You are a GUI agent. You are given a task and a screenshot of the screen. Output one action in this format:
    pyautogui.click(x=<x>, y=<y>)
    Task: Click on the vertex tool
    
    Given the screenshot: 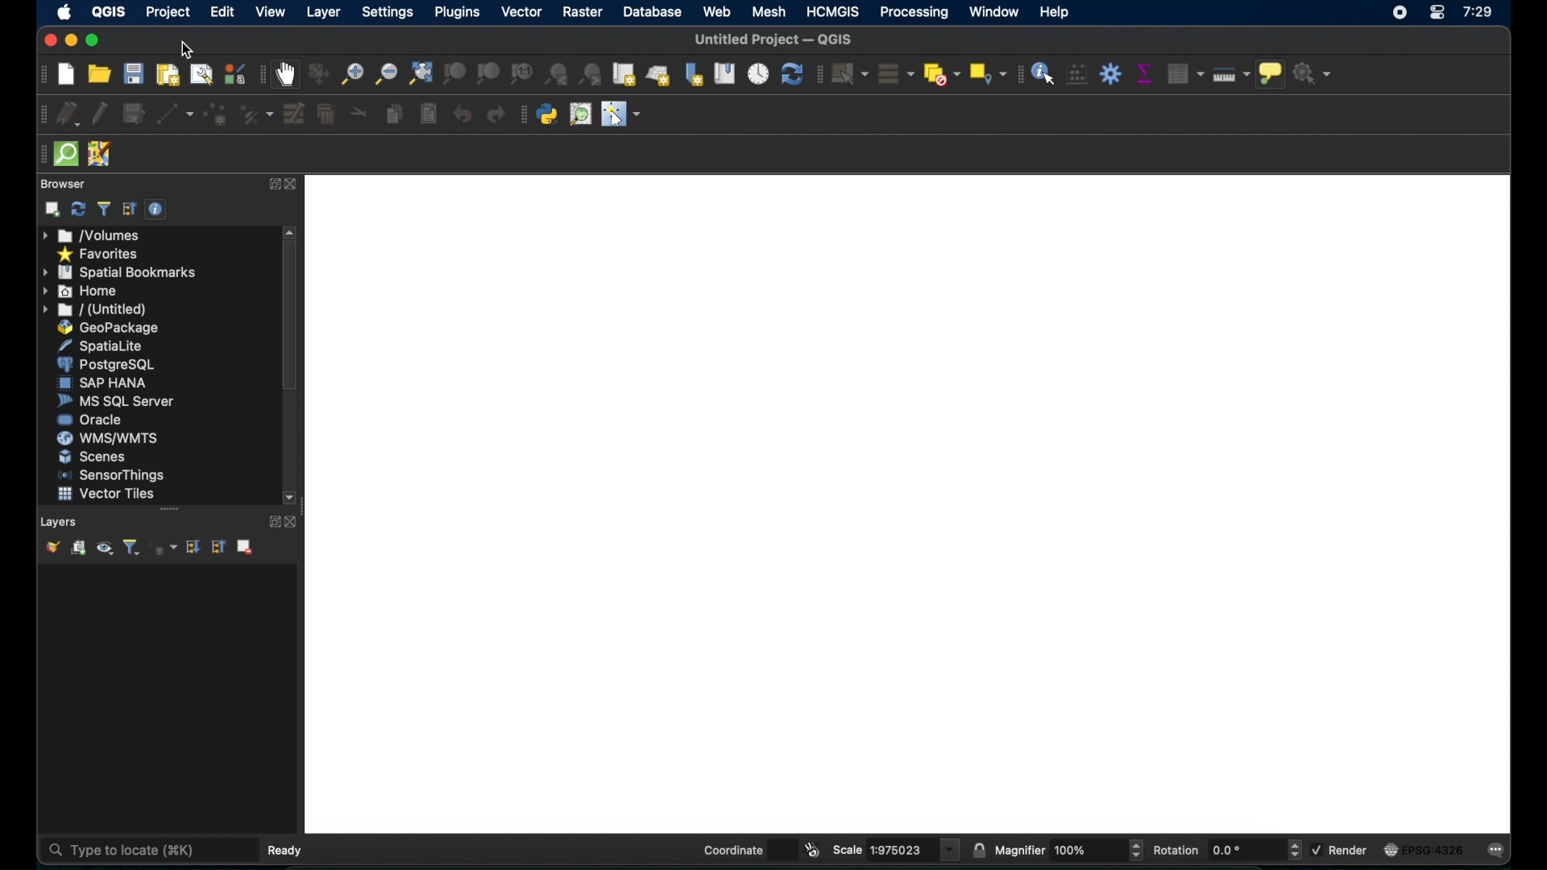 What is the action you would take?
    pyautogui.click(x=255, y=114)
    